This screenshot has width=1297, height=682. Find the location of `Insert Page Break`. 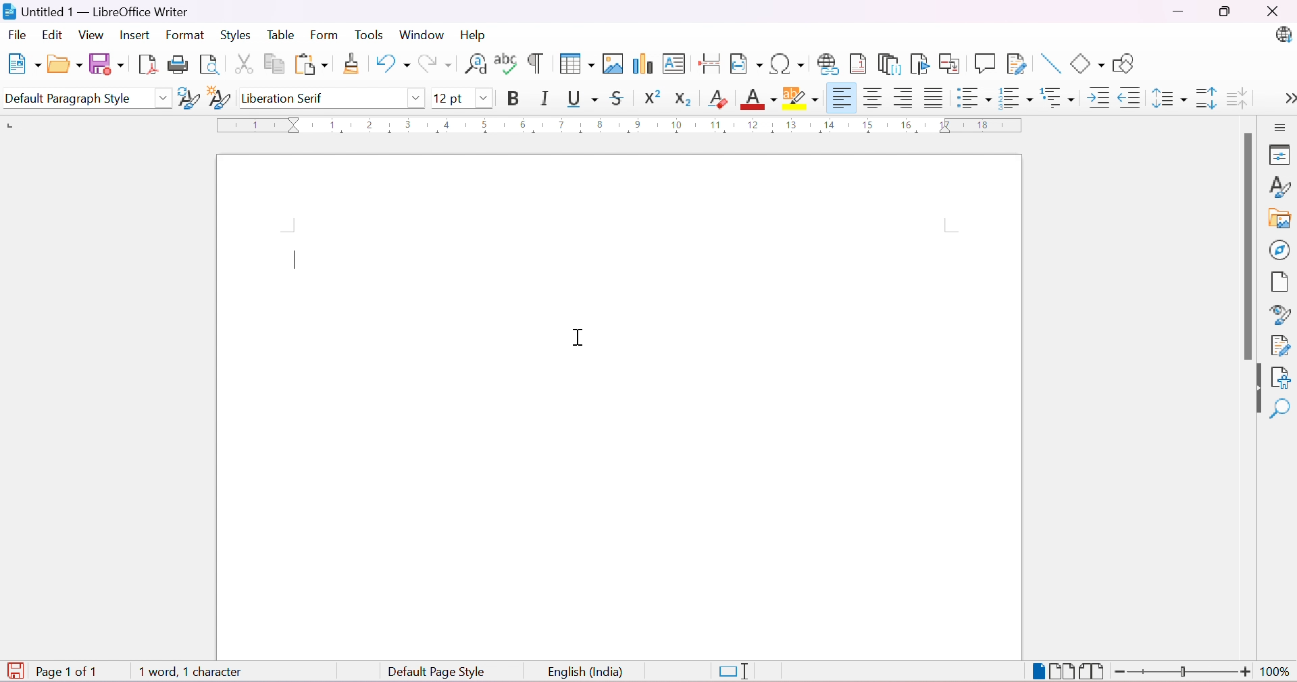

Insert Page Break is located at coordinates (711, 65).